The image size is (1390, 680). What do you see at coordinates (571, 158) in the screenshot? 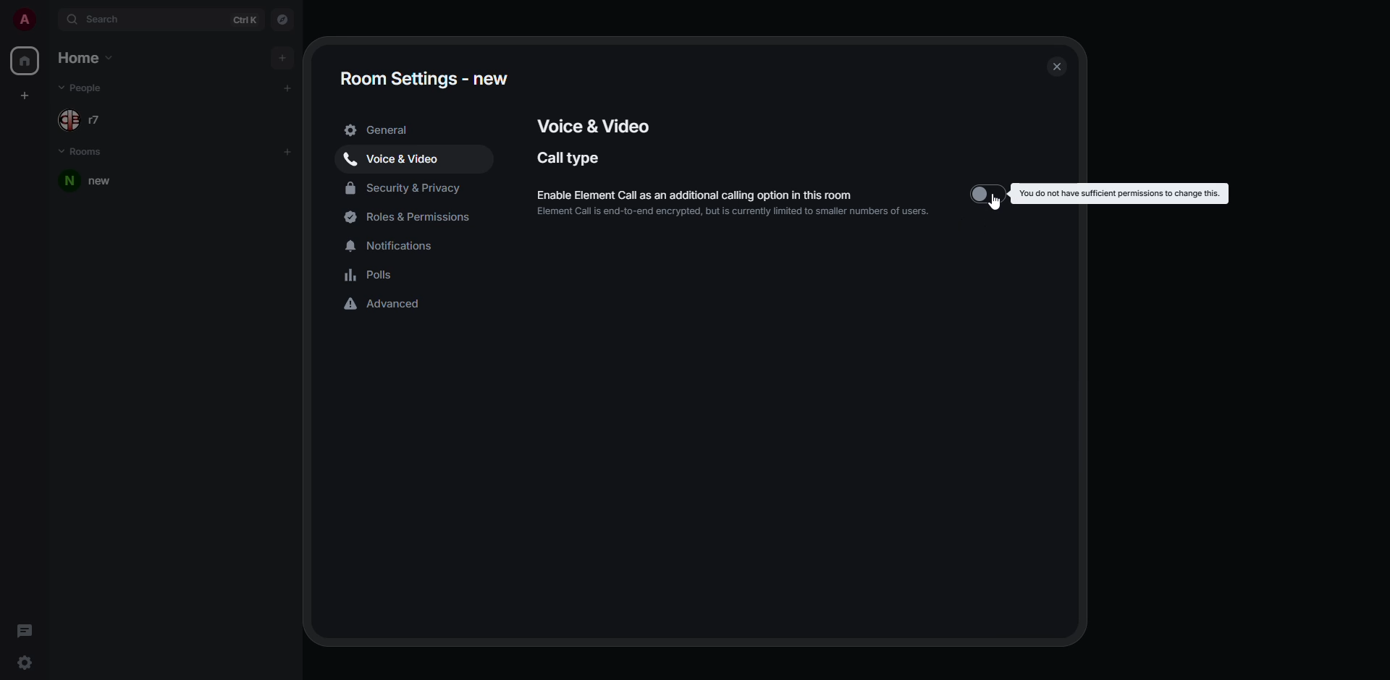
I see `call type` at bounding box center [571, 158].